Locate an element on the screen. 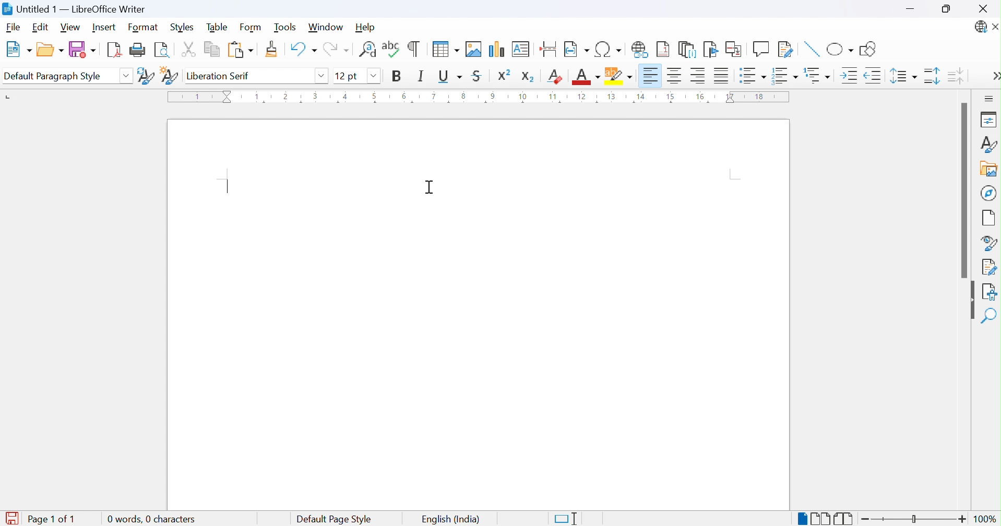  Align center is located at coordinates (675, 77).